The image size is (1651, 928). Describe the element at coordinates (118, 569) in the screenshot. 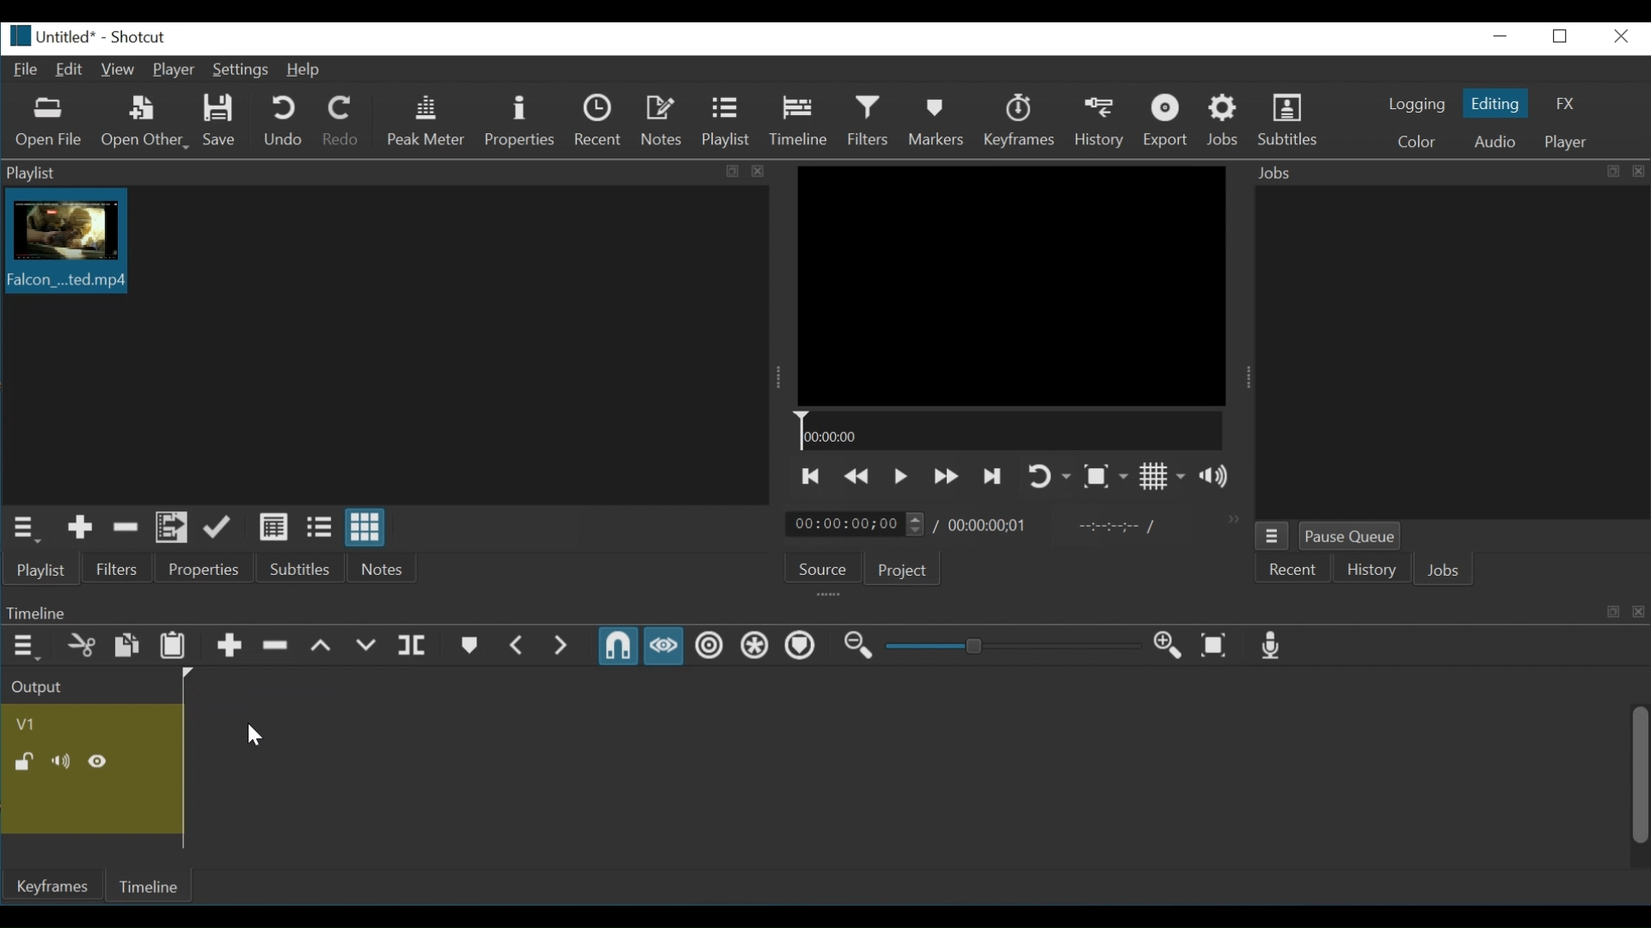

I see `Filters` at that location.